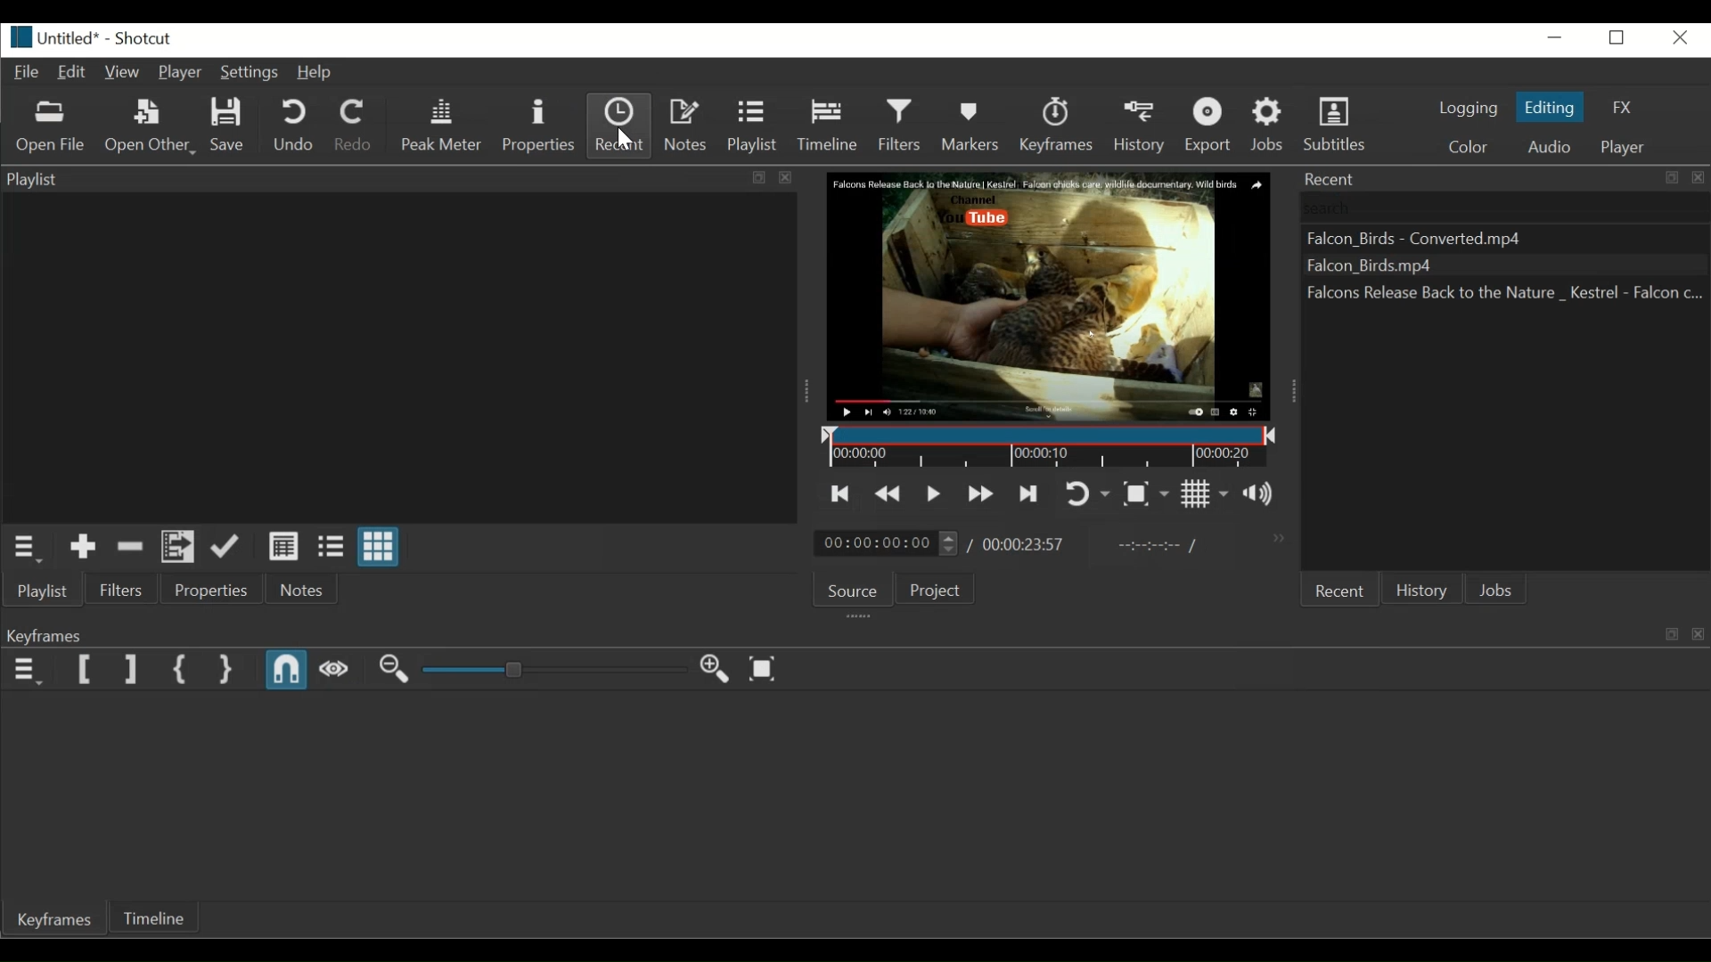 This screenshot has width=1711, height=962. Describe the element at coordinates (1617, 107) in the screenshot. I see `FX` at that location.